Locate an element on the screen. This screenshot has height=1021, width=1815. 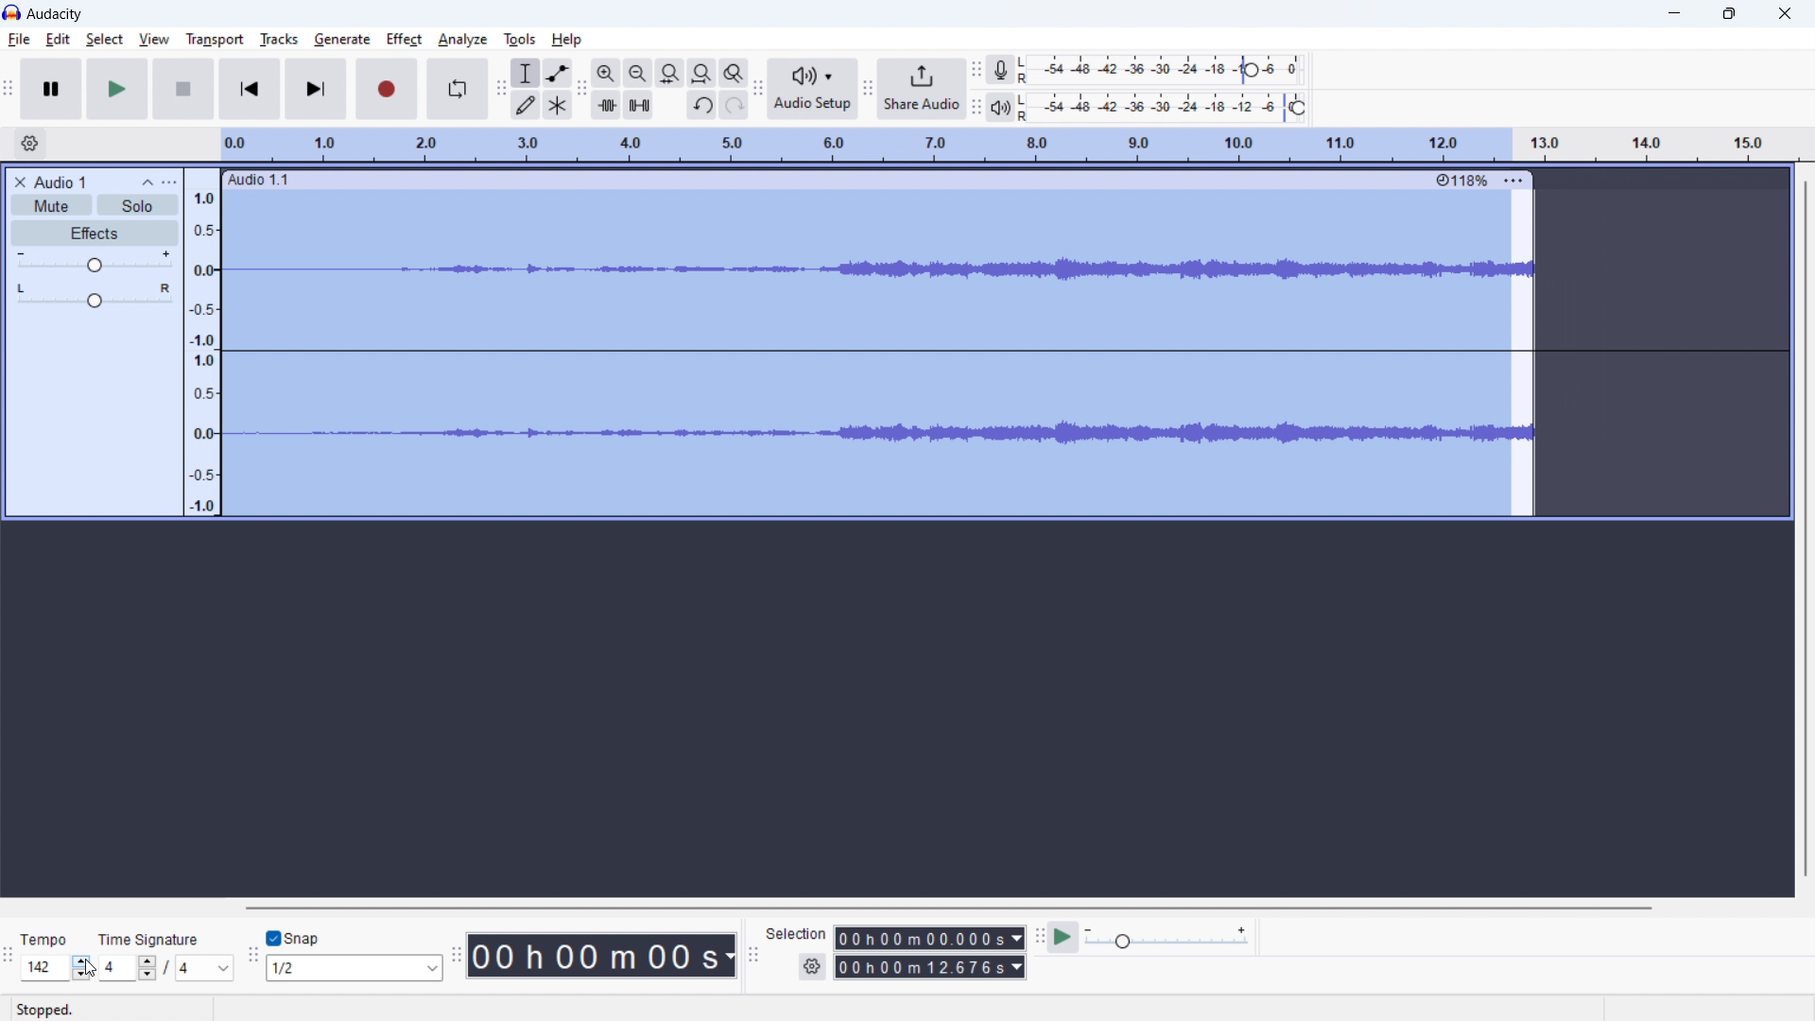
tools is located at coordinates (518, 40).